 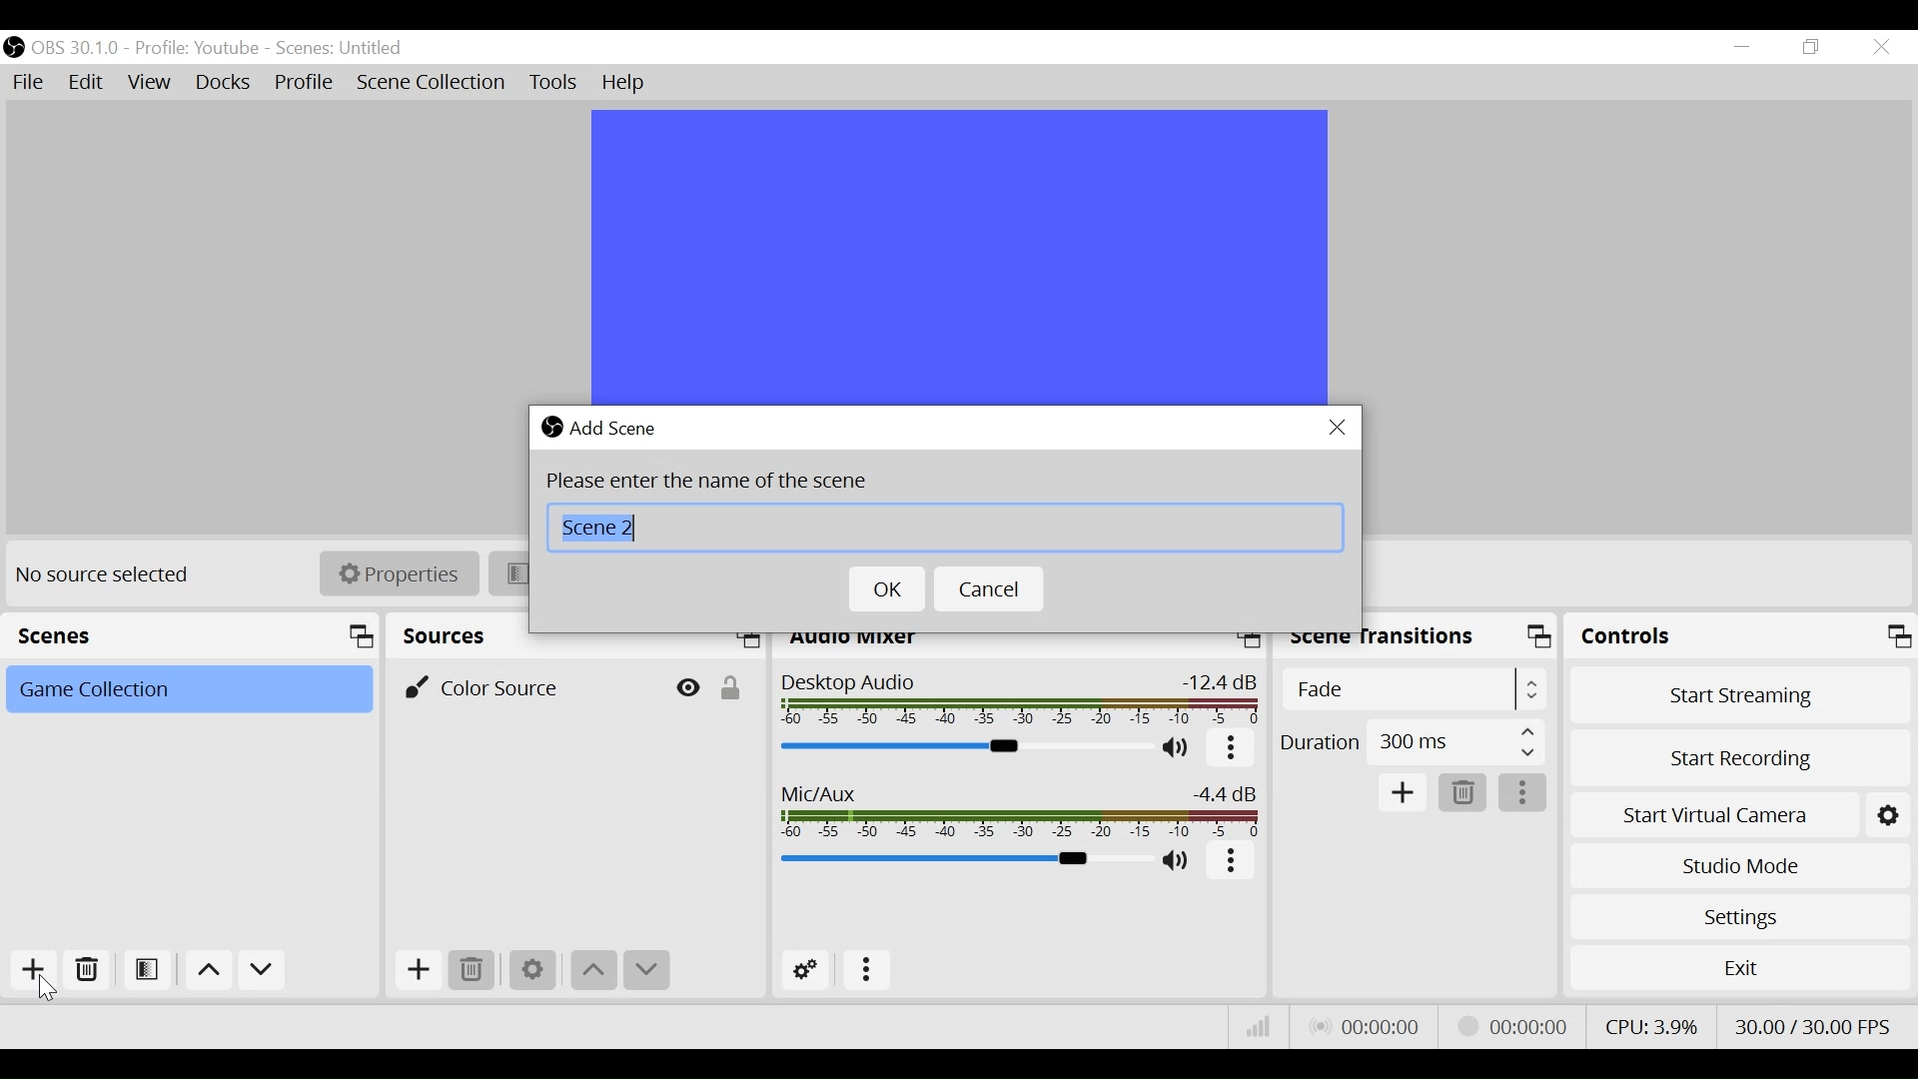 What do you see at coordinates (1525, 793) in the screenshot?
I see `more options` at bounding box center [1525, 793].